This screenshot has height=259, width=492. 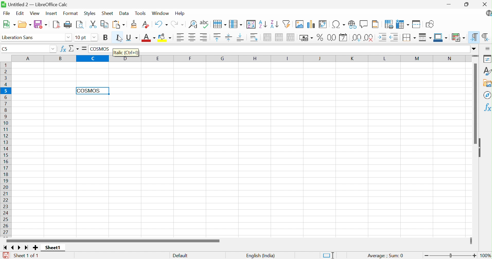 I want to click on Border color, so click(x=441, y=38).